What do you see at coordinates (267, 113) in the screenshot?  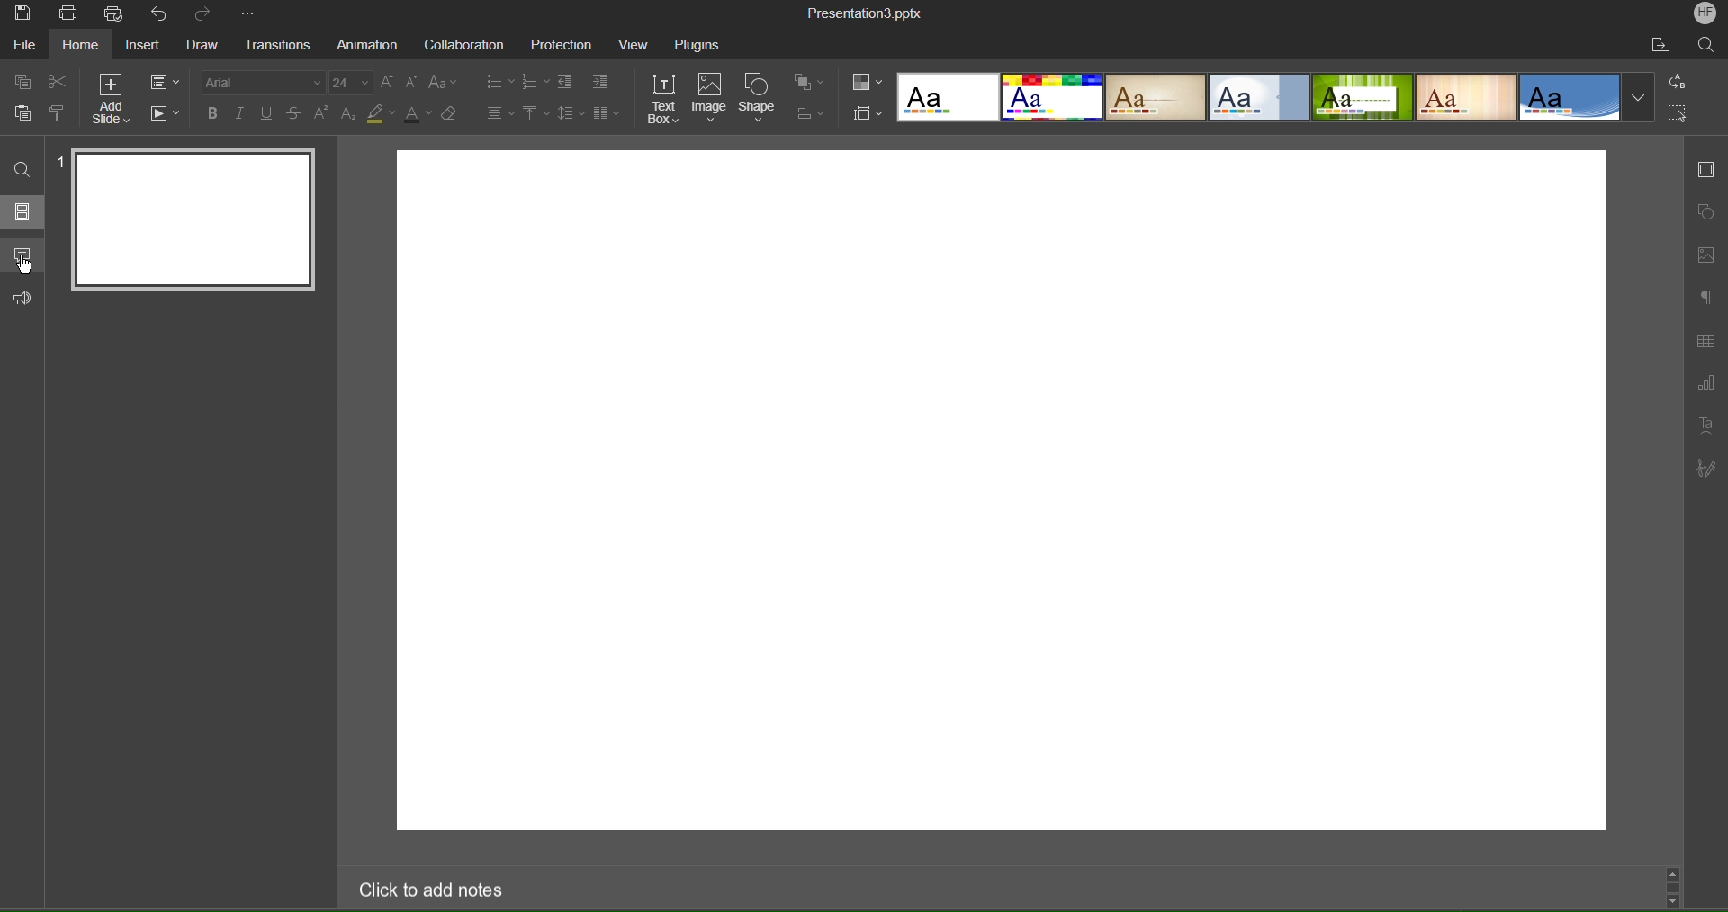 I see `Underline` at bounding box center [267, 113].